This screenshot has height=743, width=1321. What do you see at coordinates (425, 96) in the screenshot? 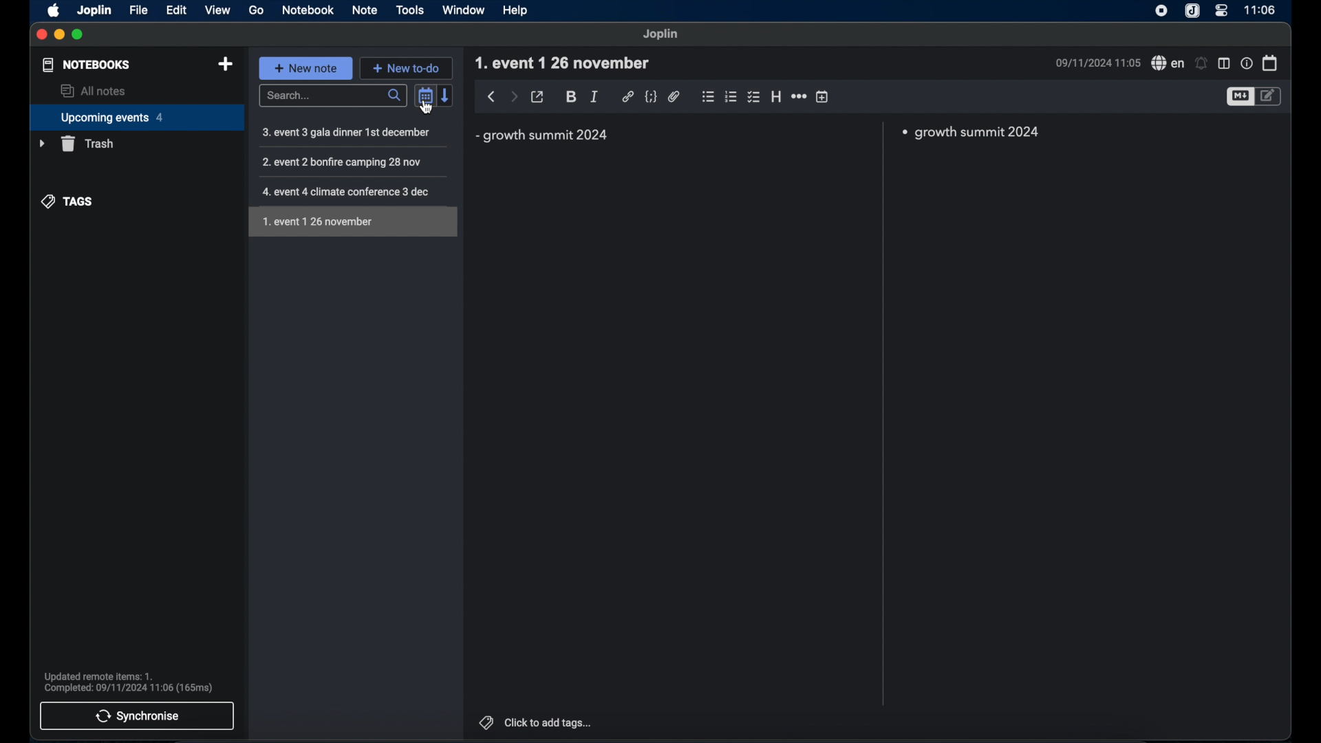
I see `toggle sort order field ` at bounding box center [425, 96].